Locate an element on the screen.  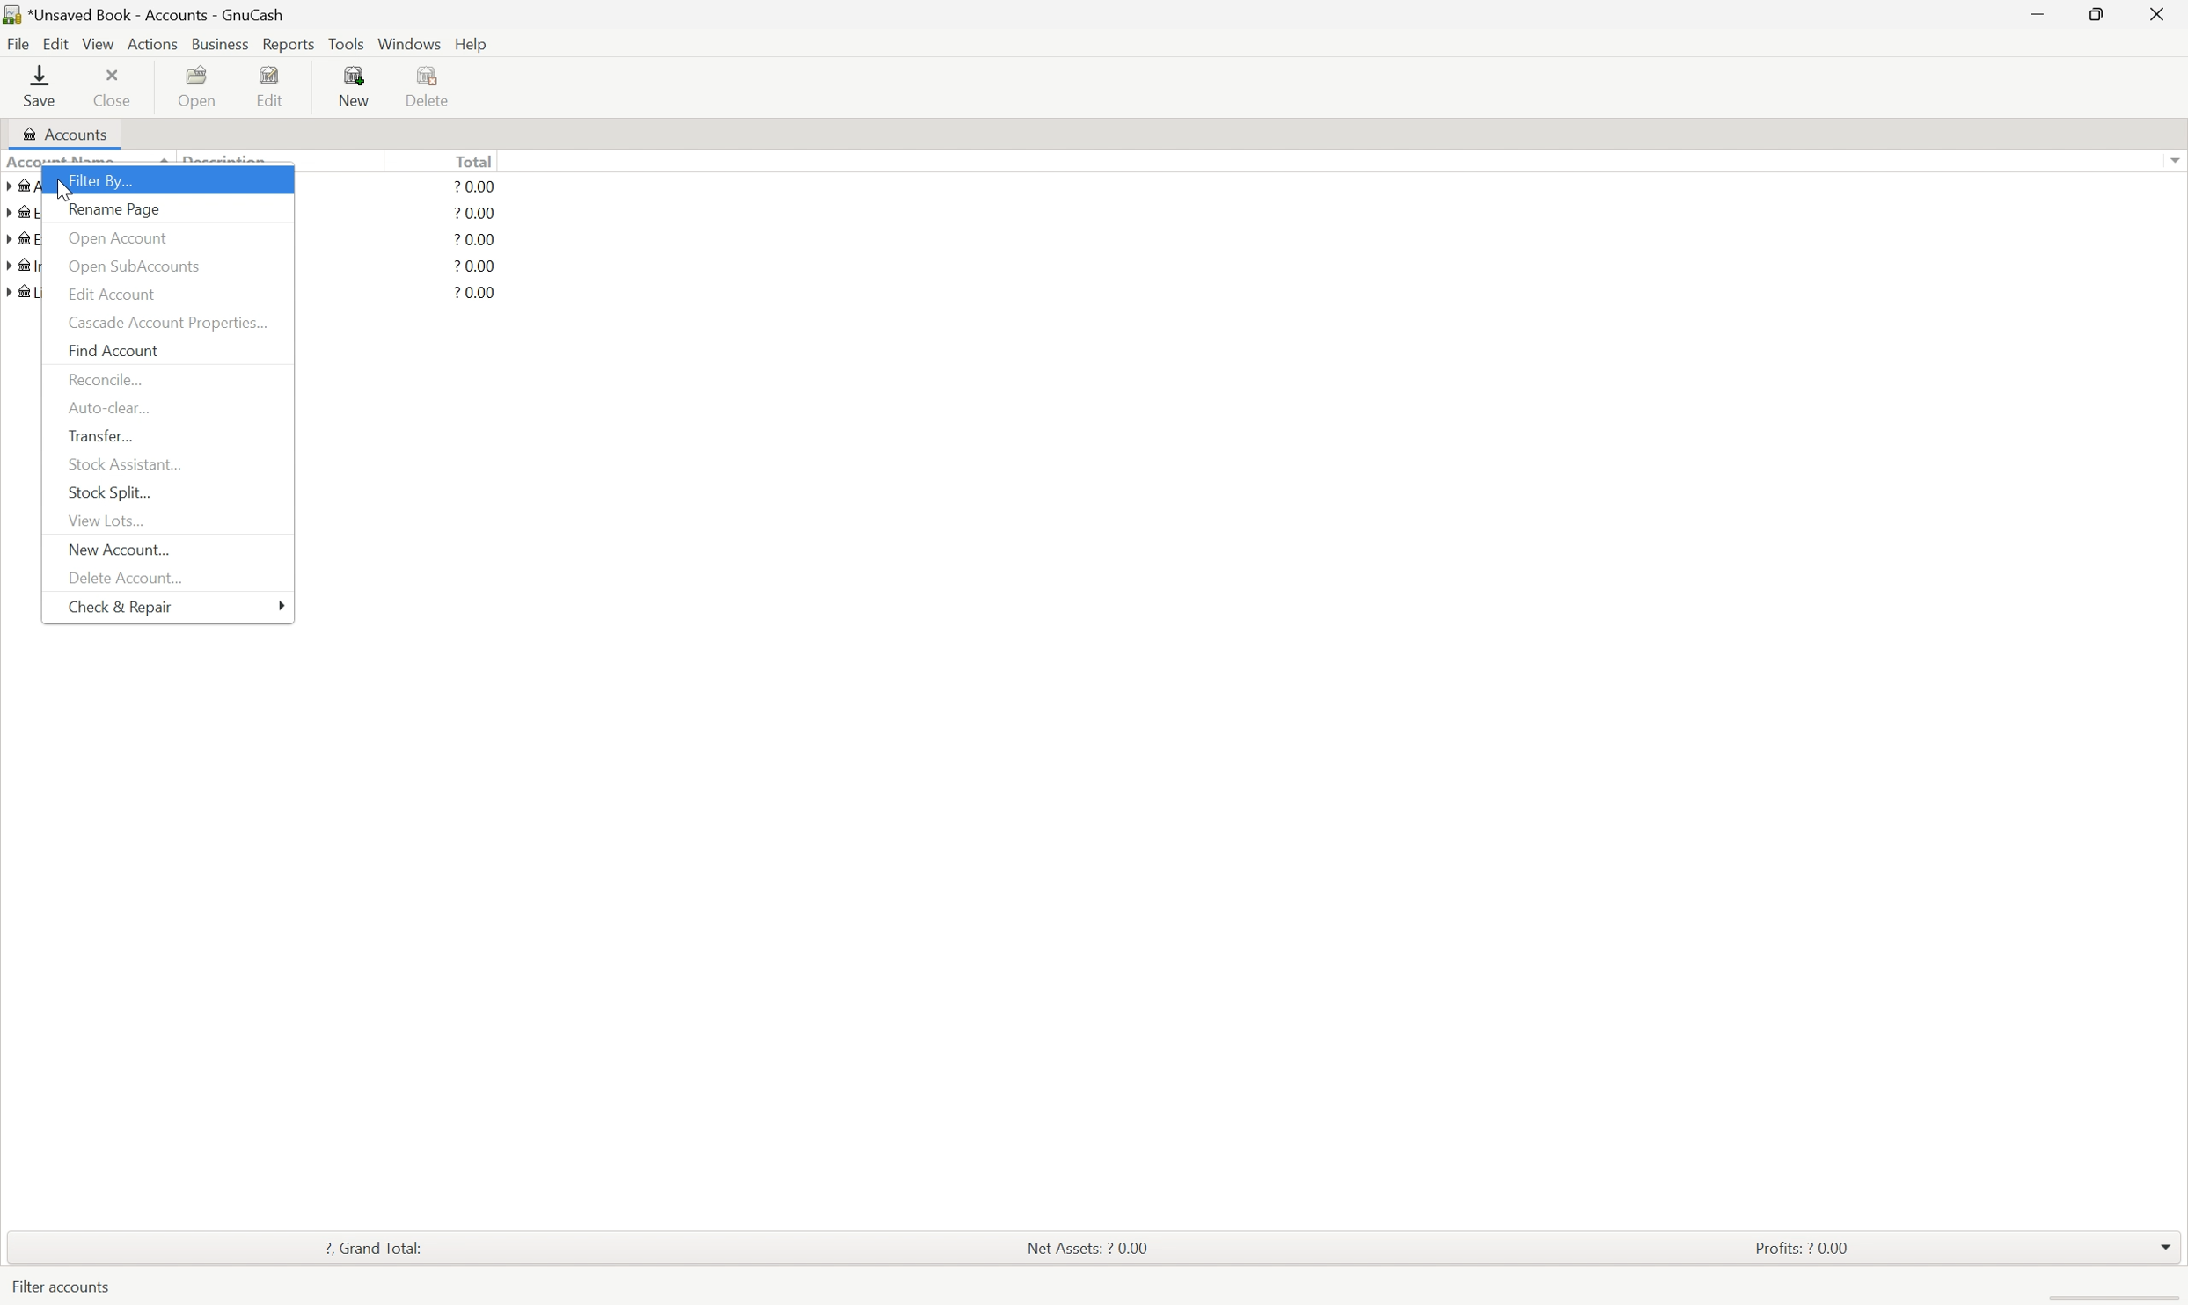
? Grand total is located at coordinates (370, 1245).